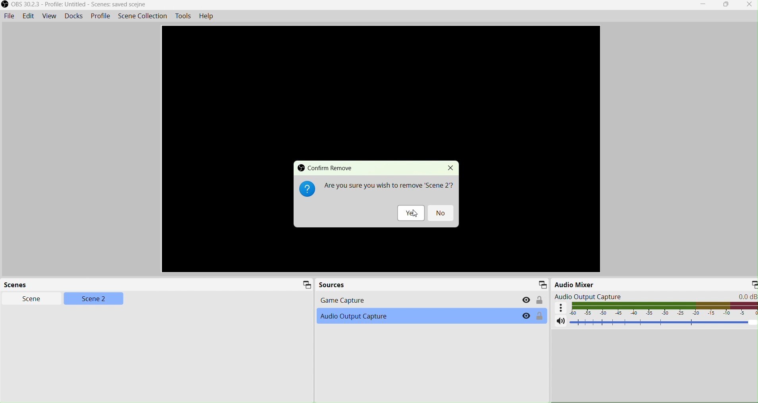 This screenshot has height=403, width=758. What do you see at coordinates (185, 16) in the screenshot?
I see `Tools` at bounding box center [185, 16].